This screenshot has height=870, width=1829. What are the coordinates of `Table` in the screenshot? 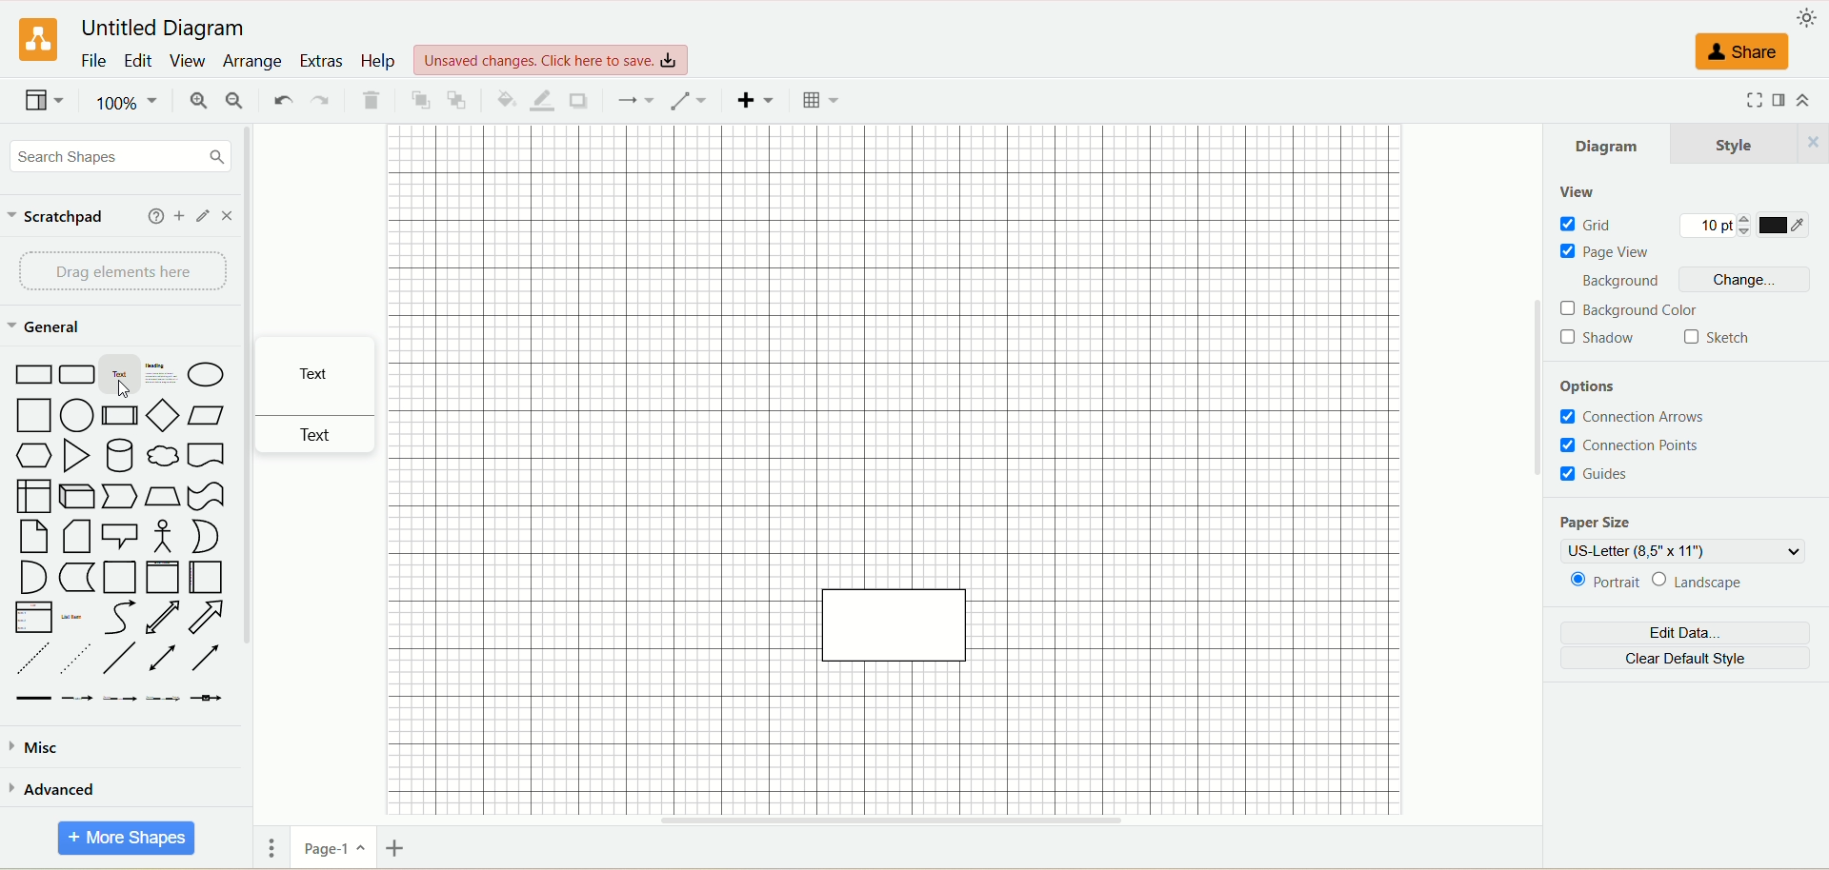 It's located at (821, 103).